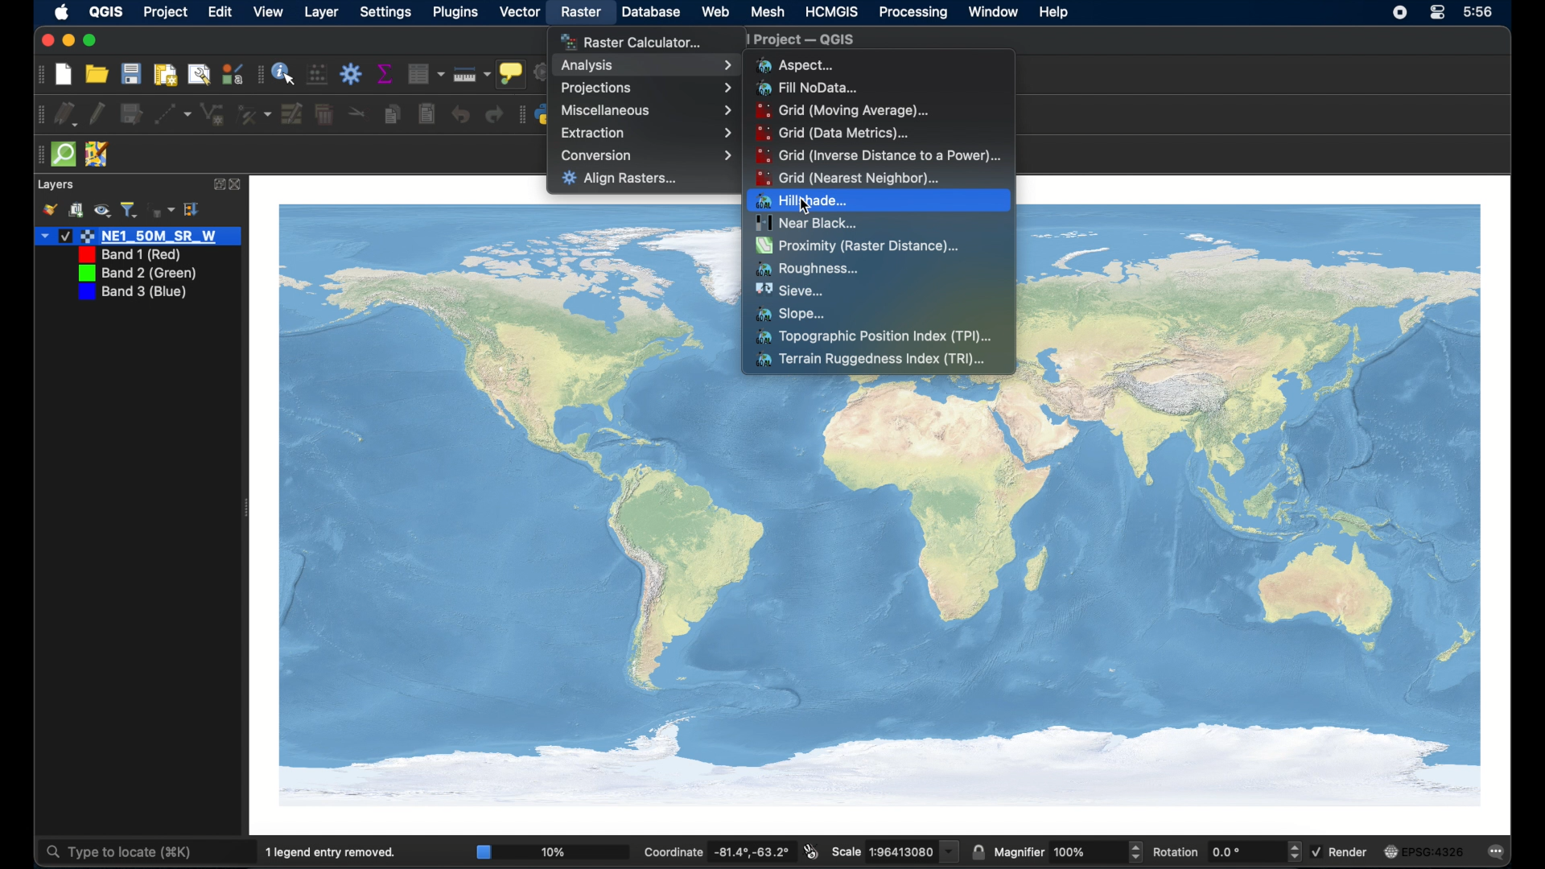 This screenshot has height=869, width=1545. I want to click on style manager, so click(232, 73).